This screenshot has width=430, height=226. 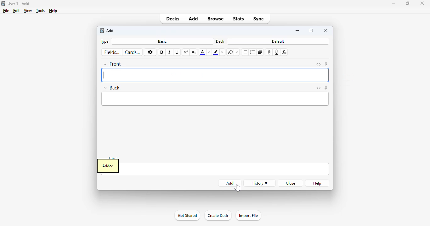 I want to click on superscript, so click(x=186, y=52).